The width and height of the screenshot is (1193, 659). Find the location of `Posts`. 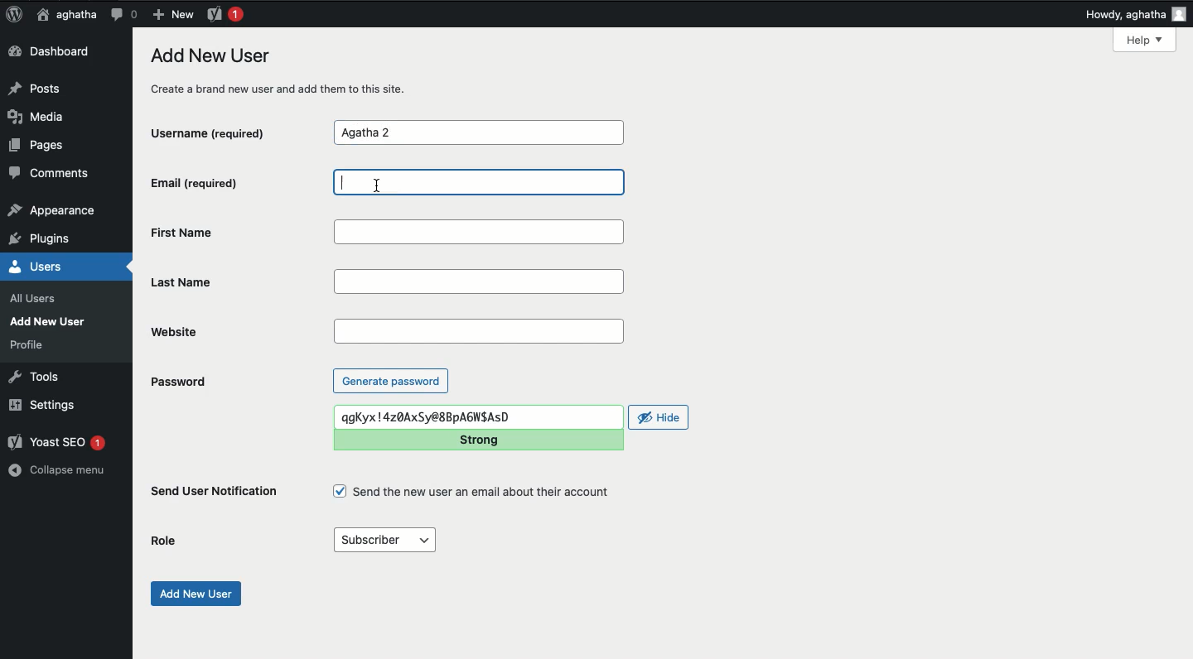

Posts is located at coordinates (39, 87).